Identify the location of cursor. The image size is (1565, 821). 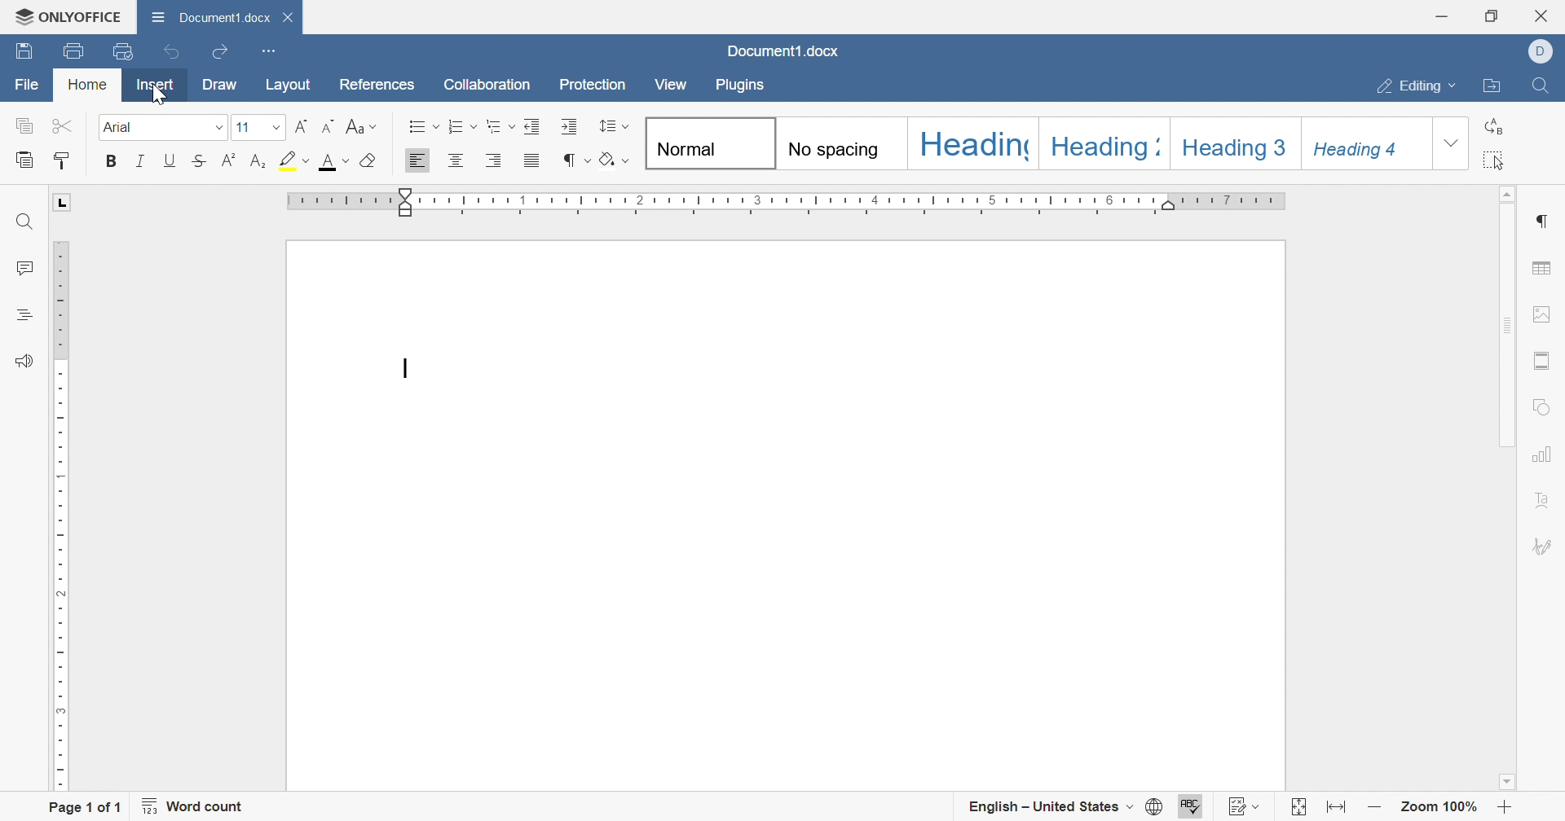
(162, 96).